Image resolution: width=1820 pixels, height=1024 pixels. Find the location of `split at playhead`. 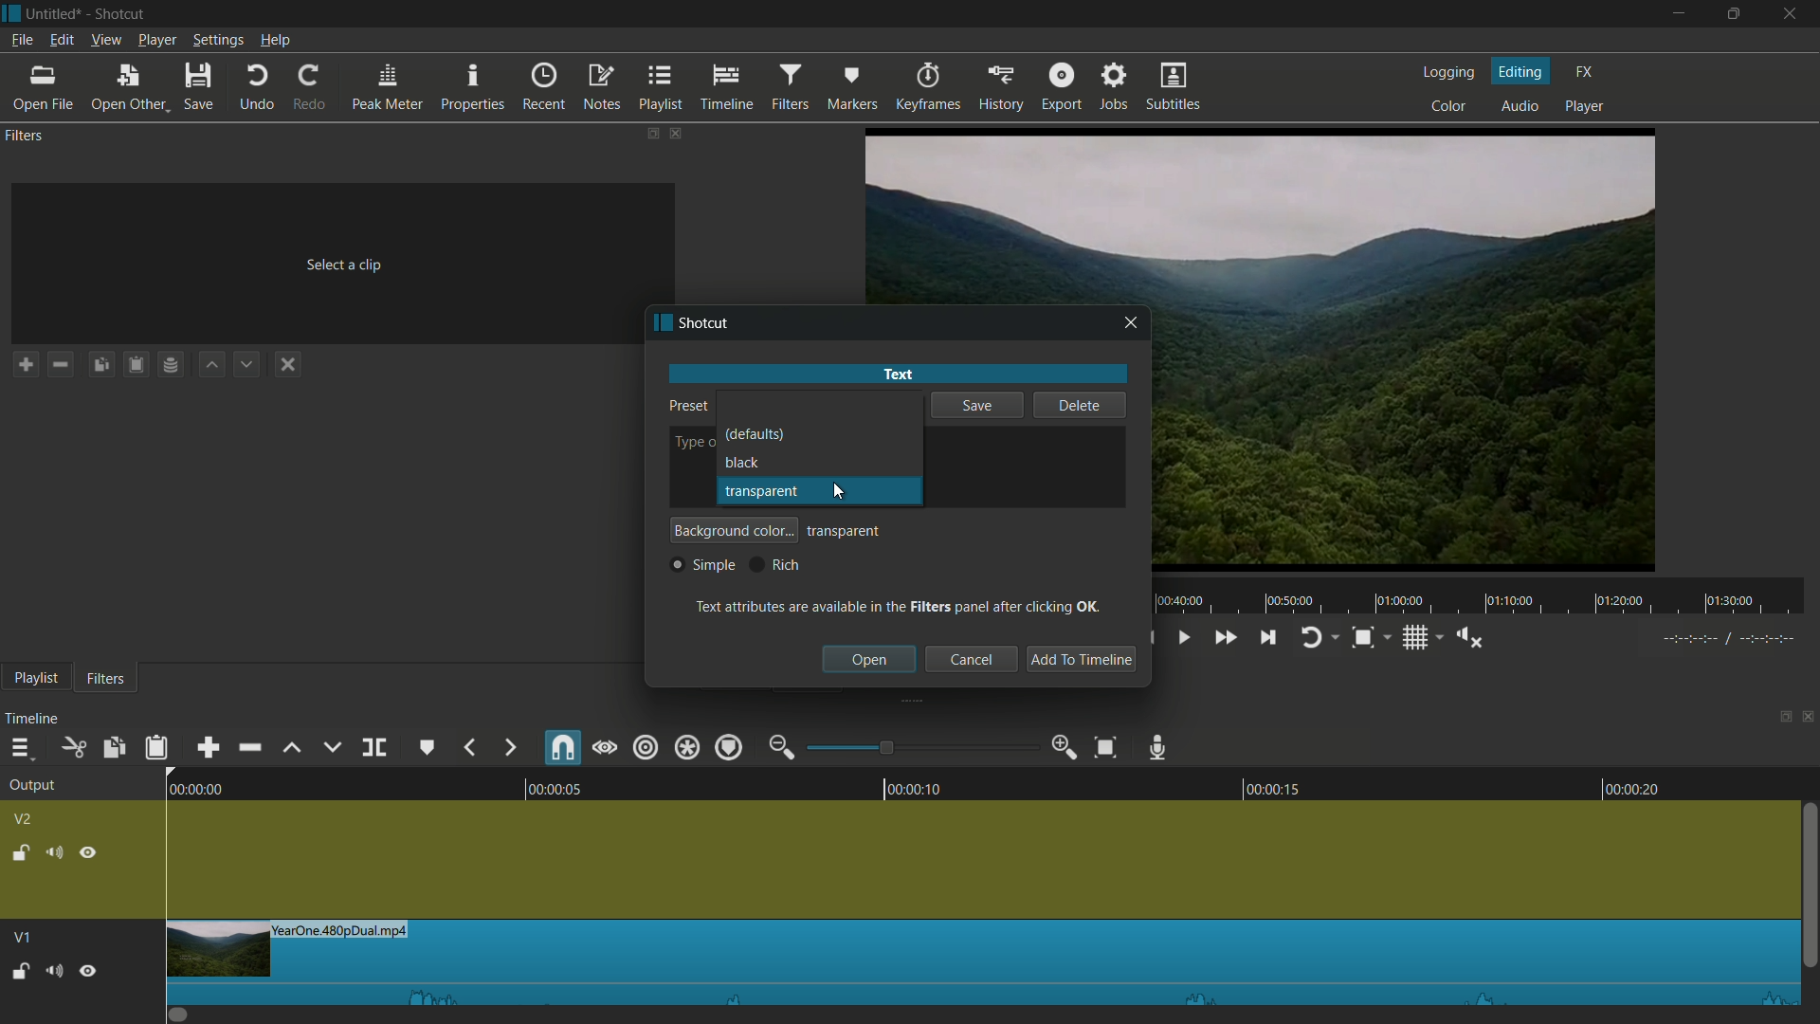

split at playhead is located at coordinates (373, 748).